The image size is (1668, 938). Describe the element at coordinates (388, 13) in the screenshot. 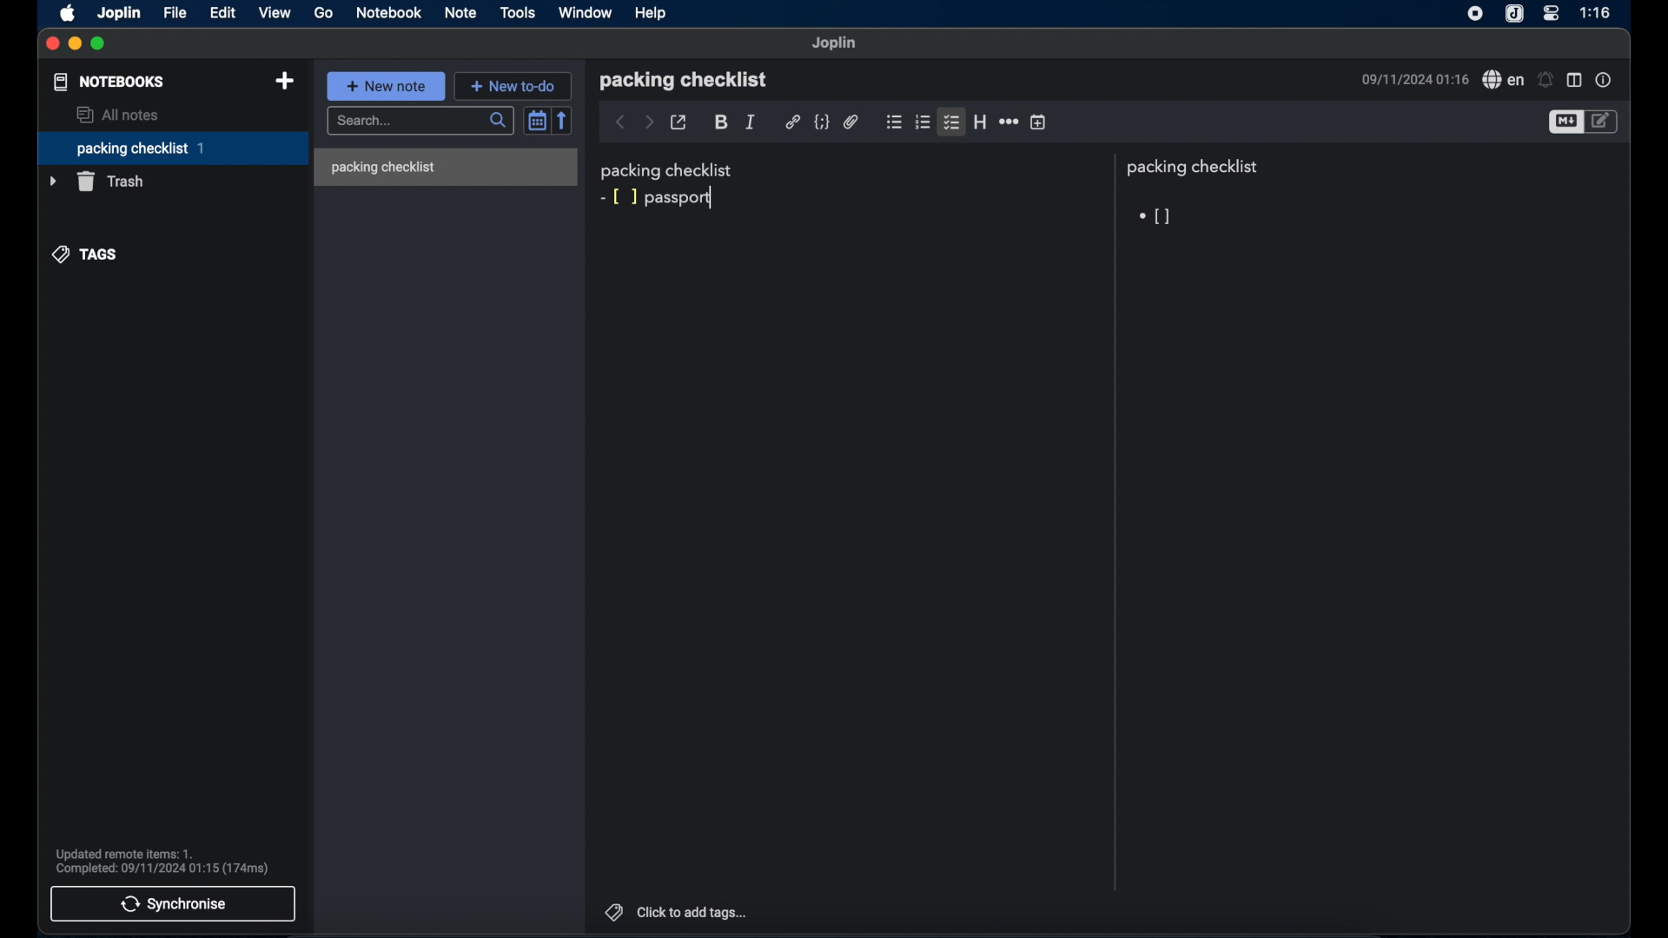

I see `notebook` at that location.